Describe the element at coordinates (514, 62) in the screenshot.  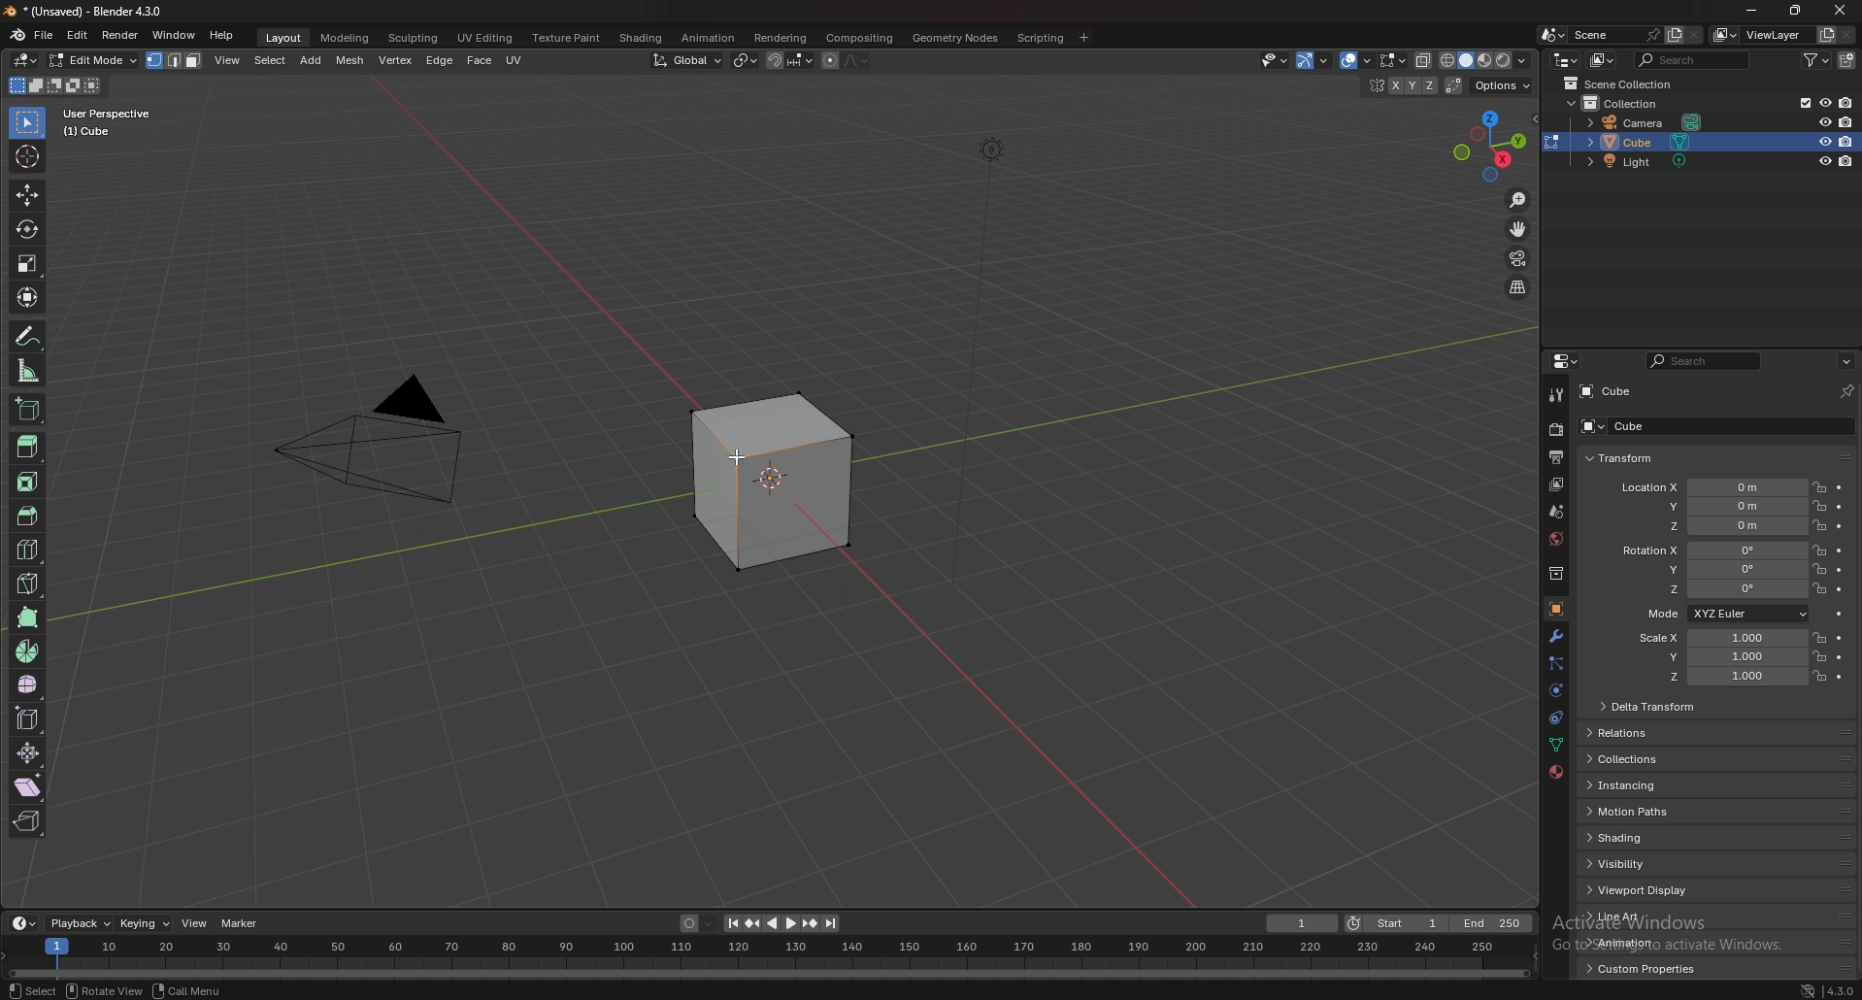
I see `uv` at that location.